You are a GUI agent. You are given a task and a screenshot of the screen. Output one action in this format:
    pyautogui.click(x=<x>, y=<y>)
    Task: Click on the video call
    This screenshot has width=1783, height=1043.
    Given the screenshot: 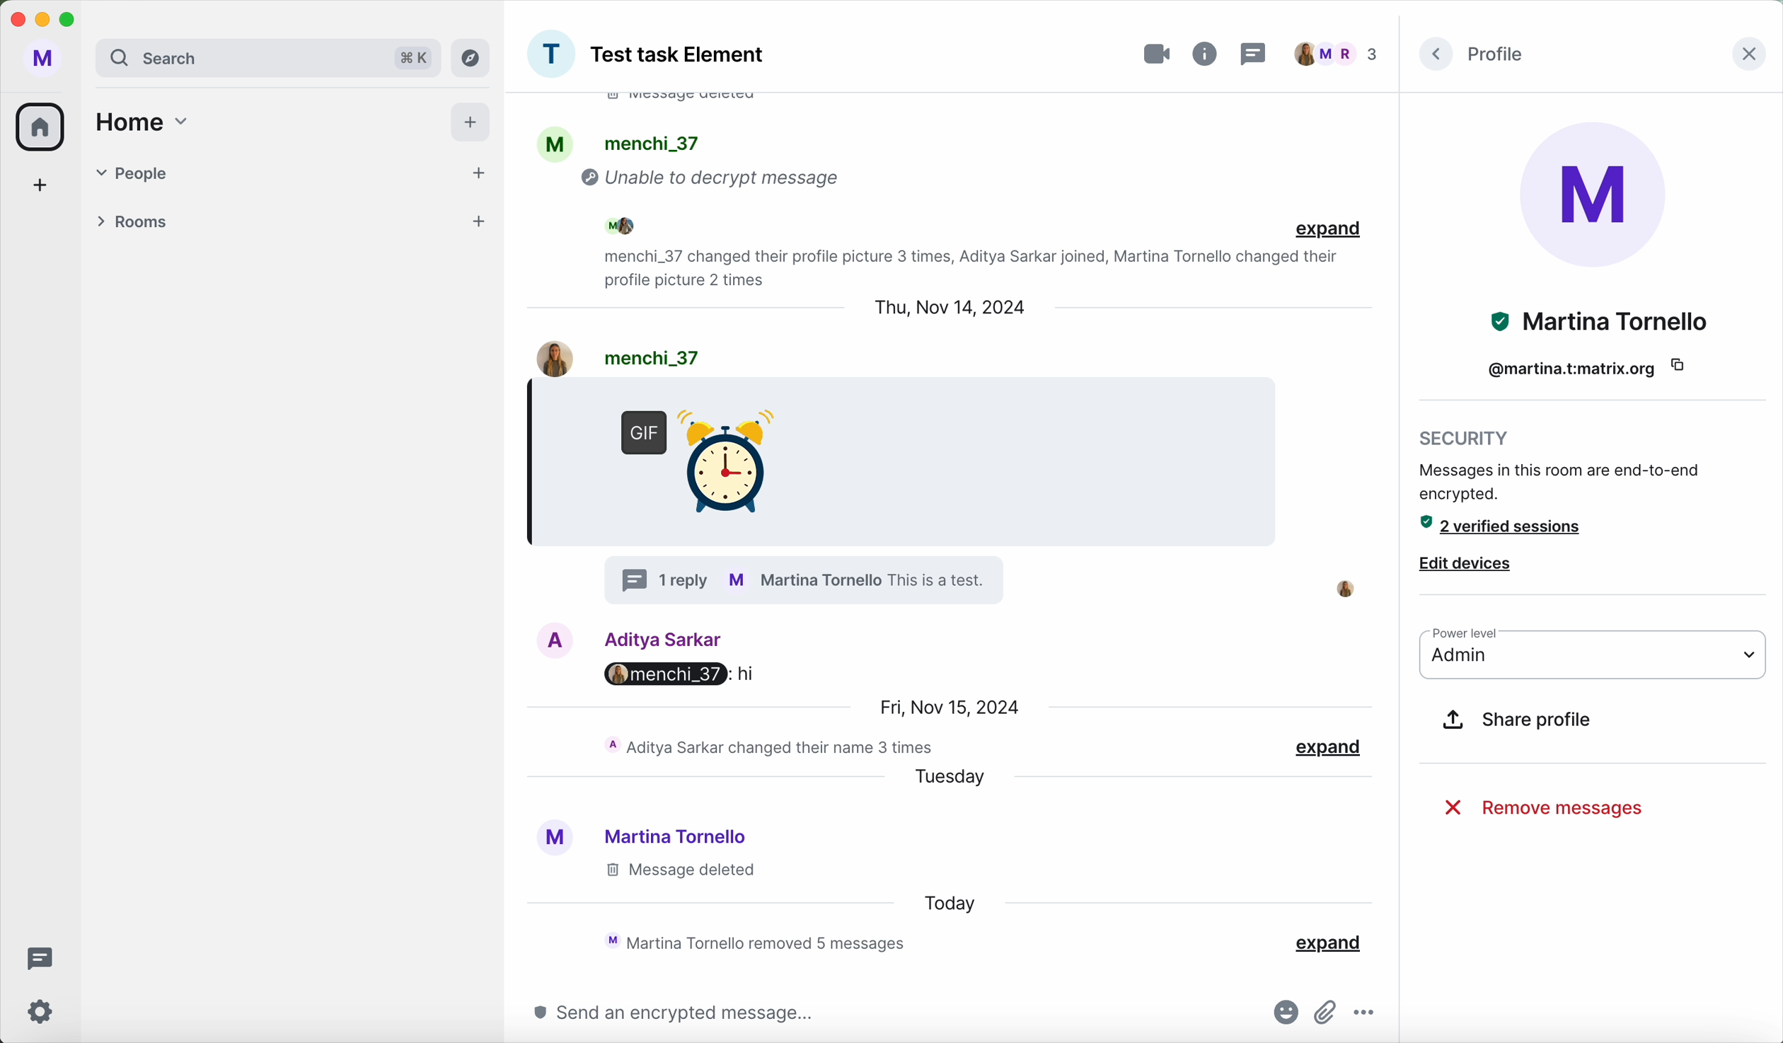 What is the action you would take?
    pyautogui.click(x=1158, y=50)
    